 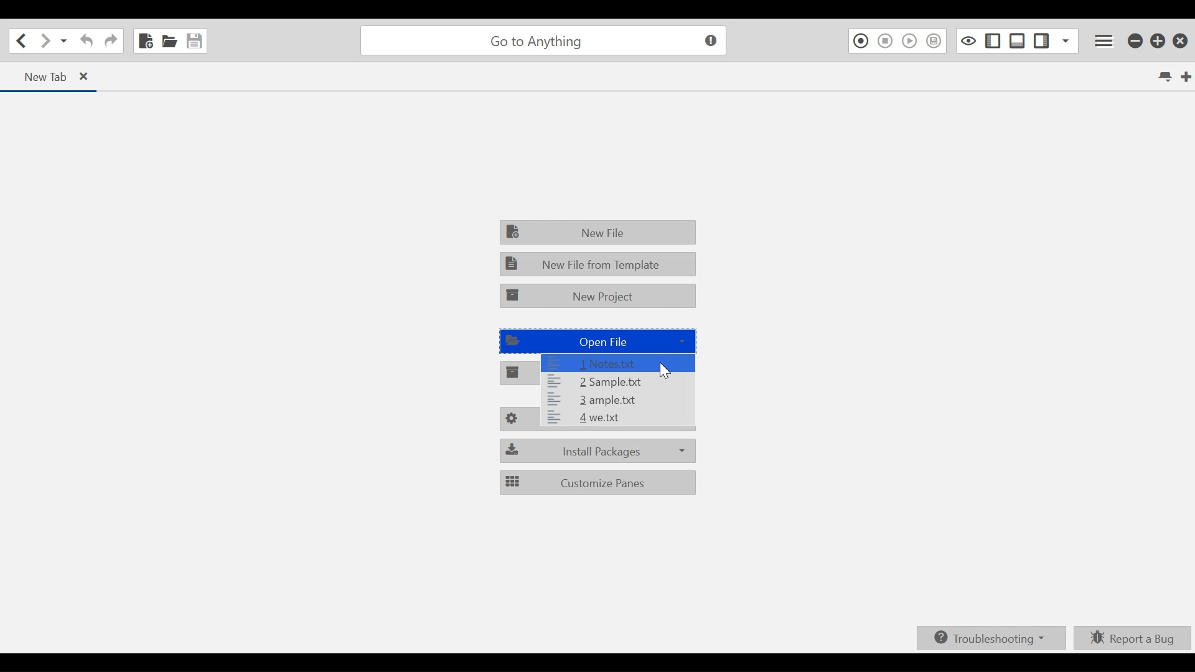 I want to click on New Project, so click(x=597, y=297).